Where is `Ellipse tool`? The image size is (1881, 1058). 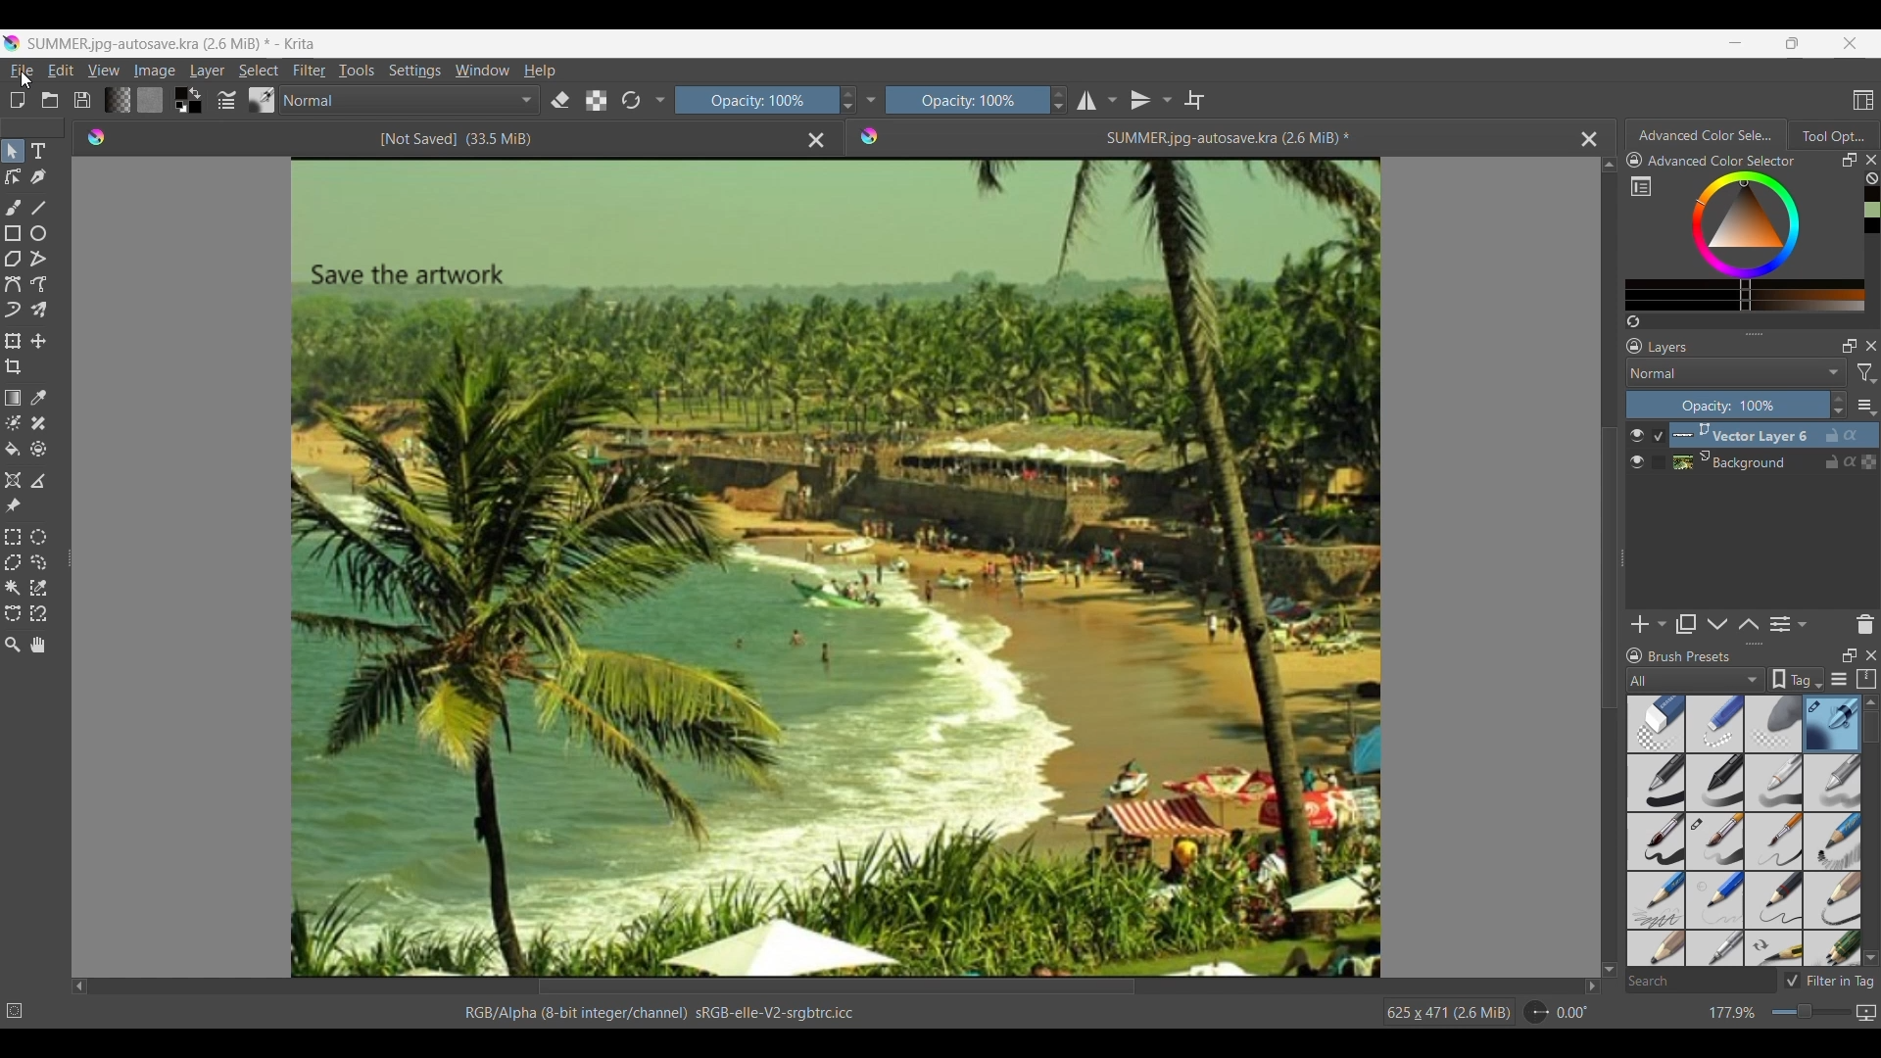 Ellipse tool is located at coordinates (38, 232).